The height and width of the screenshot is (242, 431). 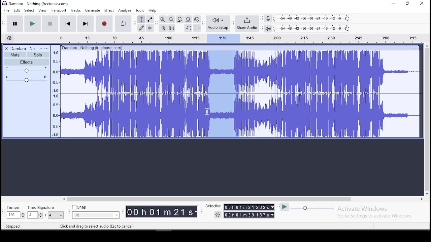 What do you see at coordinates (312, 29) in the screenshot?
I see `playback level` at bounding box center [312, 29].